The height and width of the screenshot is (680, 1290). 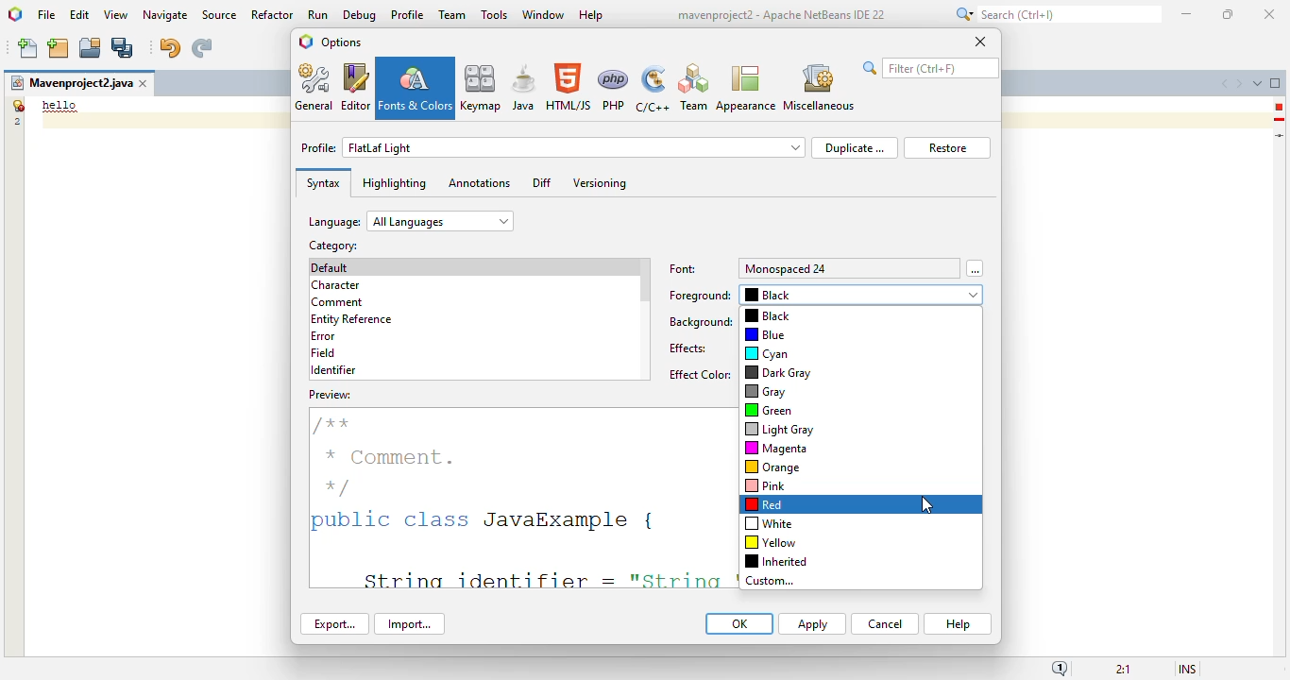 What do you see at coordinates (947, 148) in the screenshot?
I see `restore` at bounding box center [947, 148].